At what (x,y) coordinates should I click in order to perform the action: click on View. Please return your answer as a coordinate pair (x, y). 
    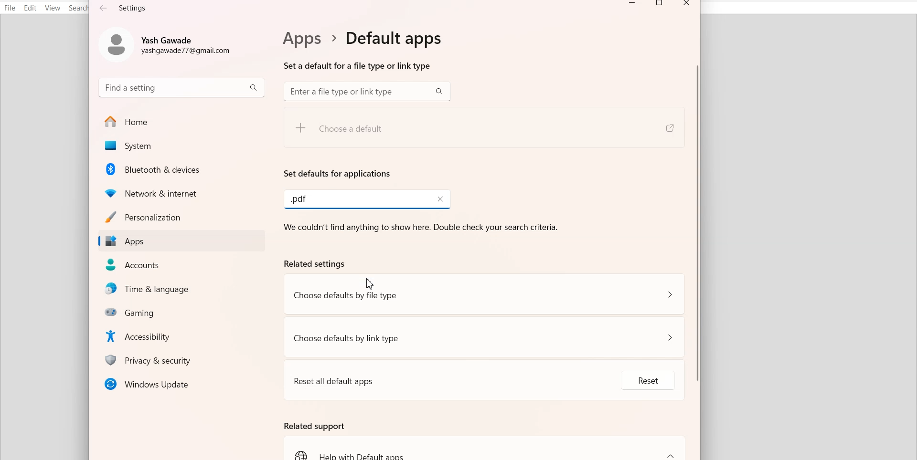
    Looking at the image, I should click on (52, 8).